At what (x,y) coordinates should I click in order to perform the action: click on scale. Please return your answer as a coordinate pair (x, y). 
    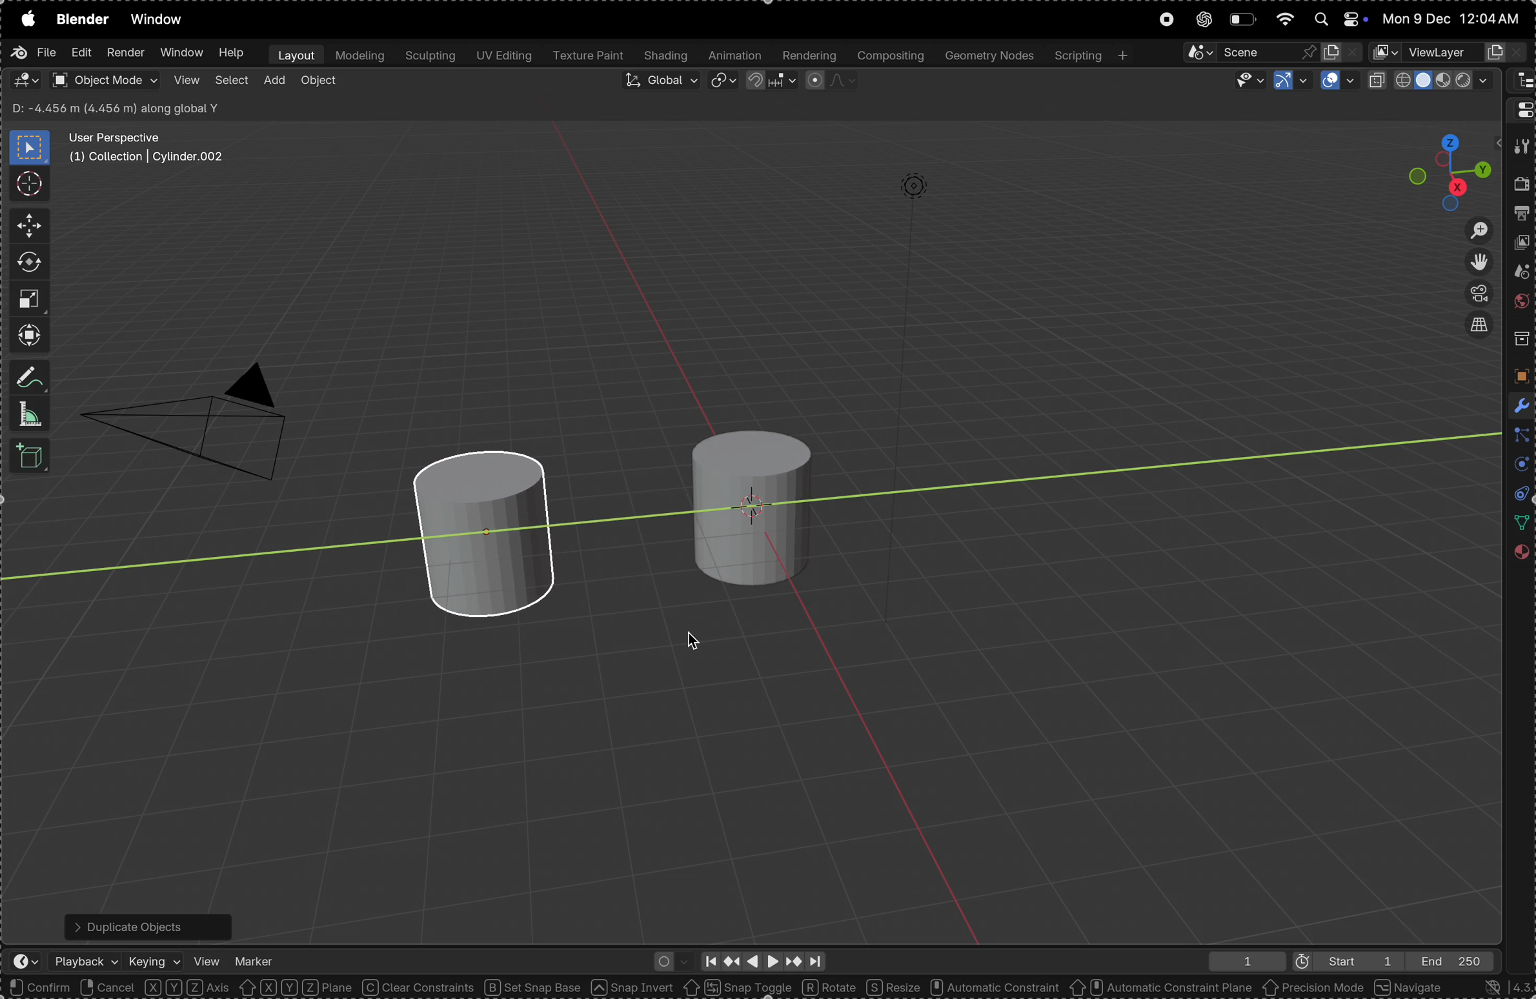
    Looking at the image, I should click on (28, 298).